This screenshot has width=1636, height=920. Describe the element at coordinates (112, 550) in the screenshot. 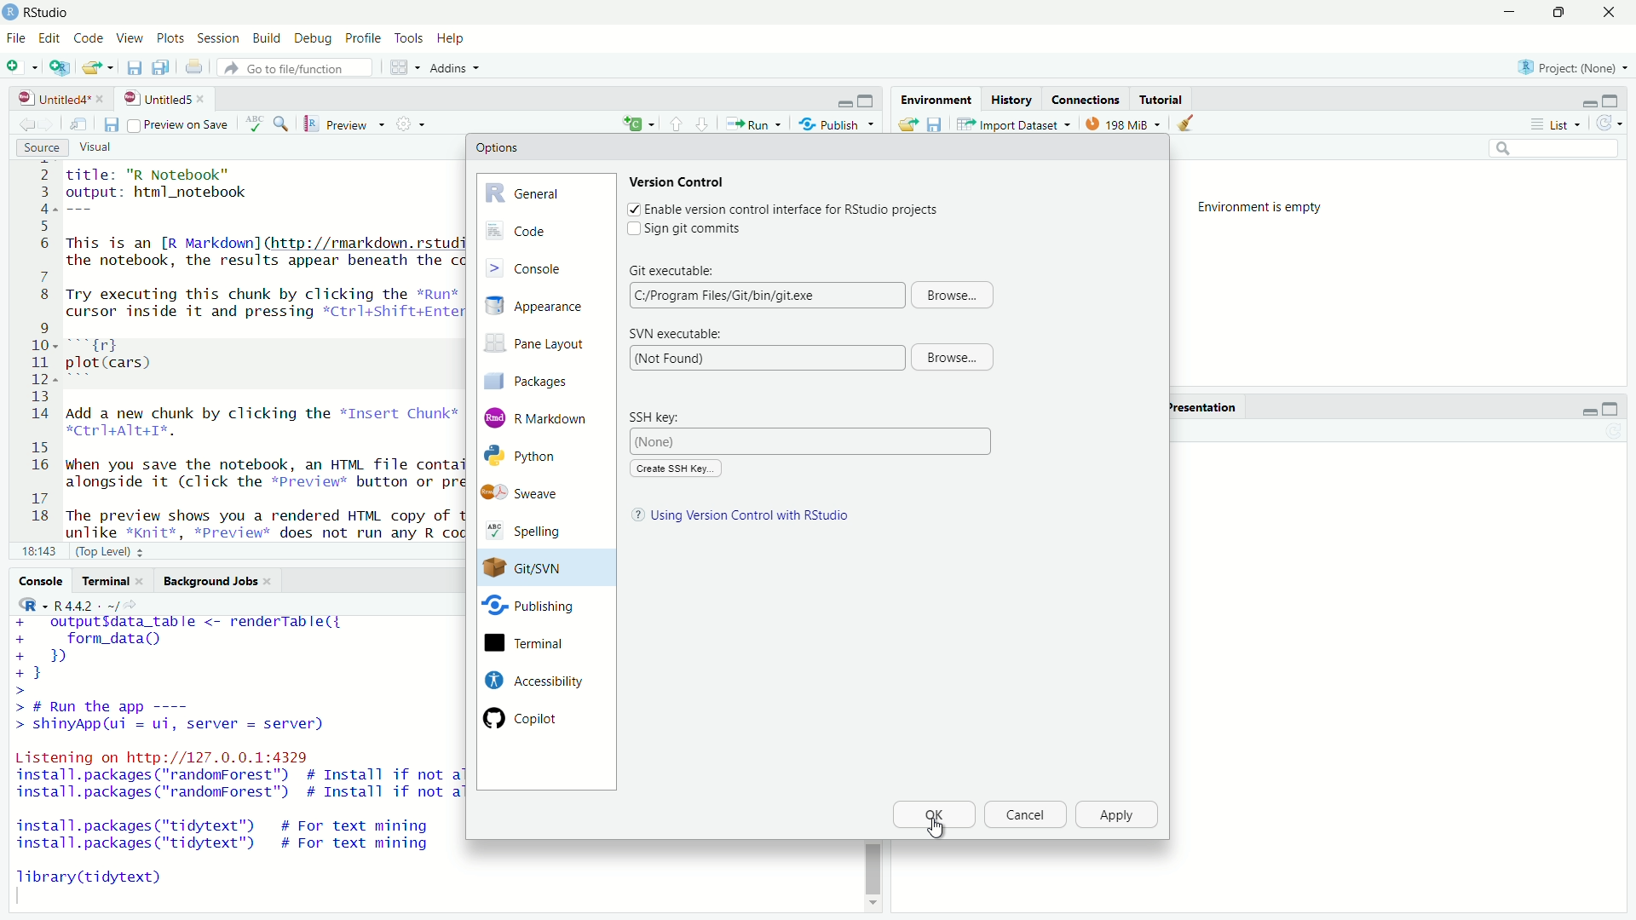

I see `(Top Level)` at that location.